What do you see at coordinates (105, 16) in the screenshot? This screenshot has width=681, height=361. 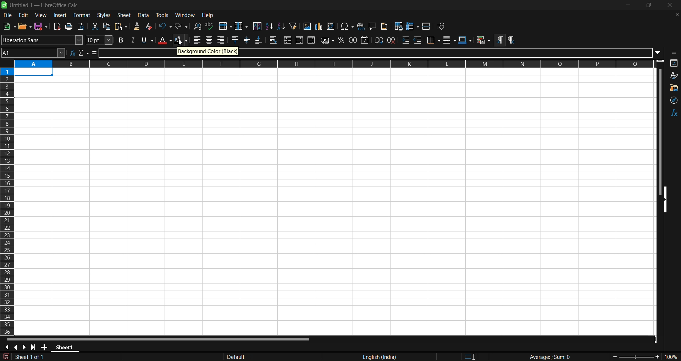 I see `styles` at bounding box center [105, 16].